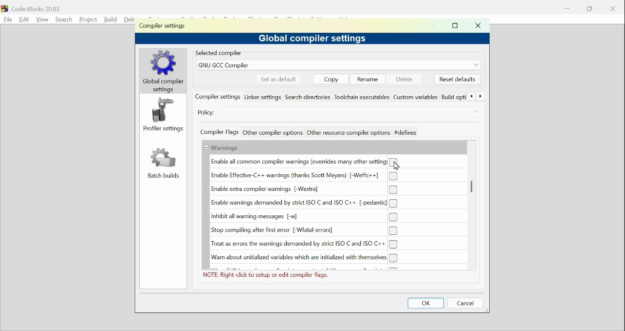 The height and width of the screenshot is (331, 625). Describe the element at coordinates (591, 9) in the screenshot. I see `Restore` at that location.